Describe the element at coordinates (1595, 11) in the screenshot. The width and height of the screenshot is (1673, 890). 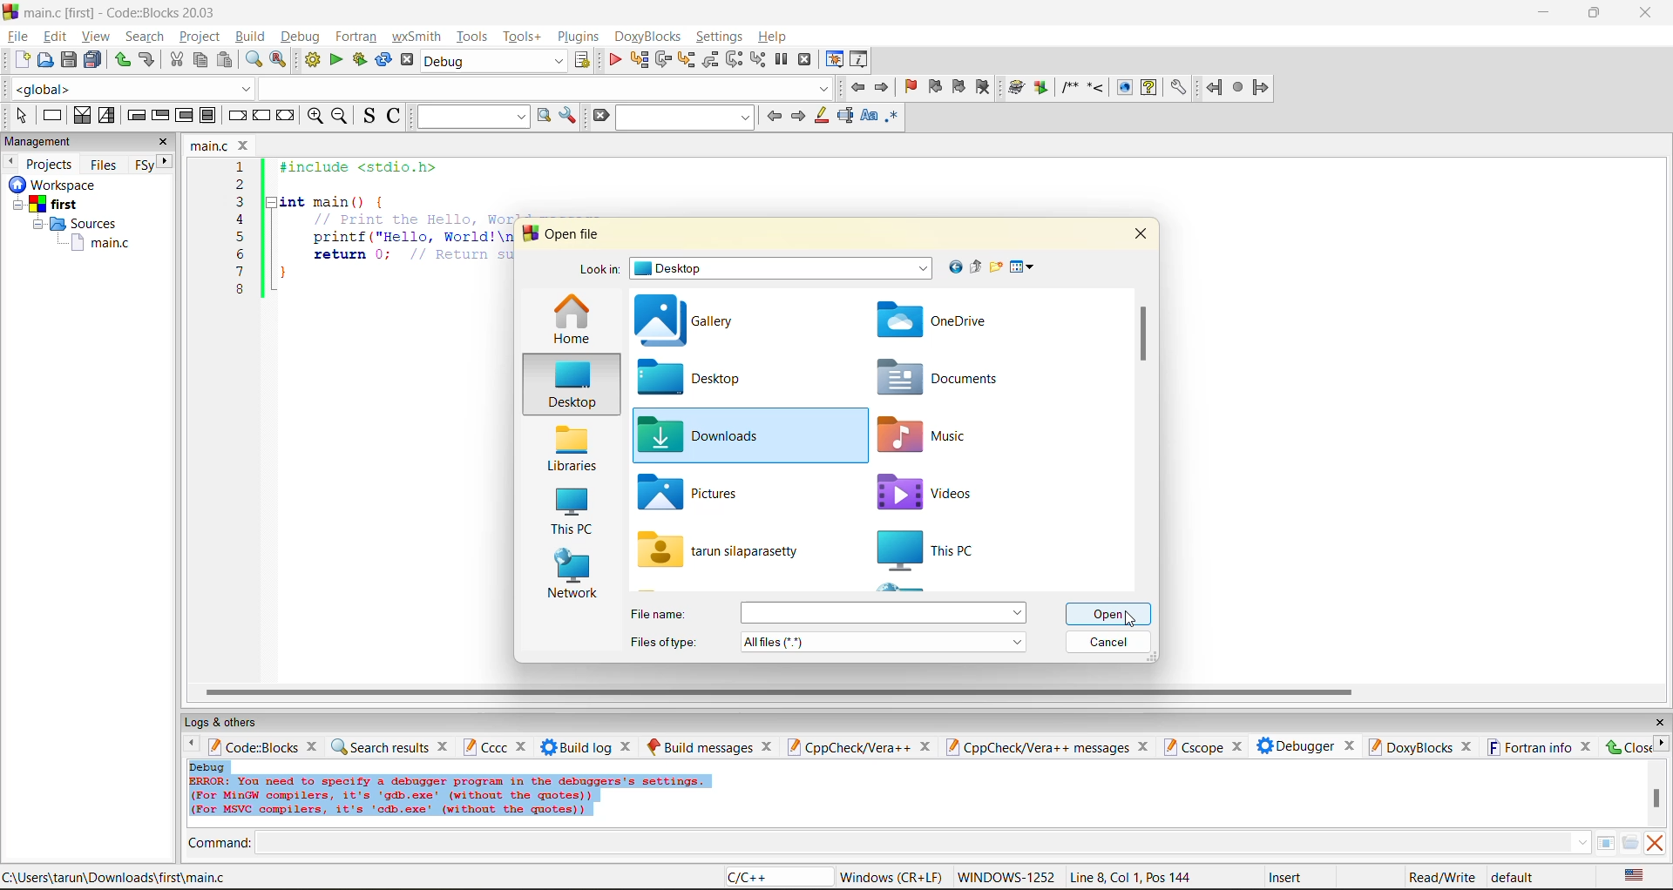
I see `resize` at that location.